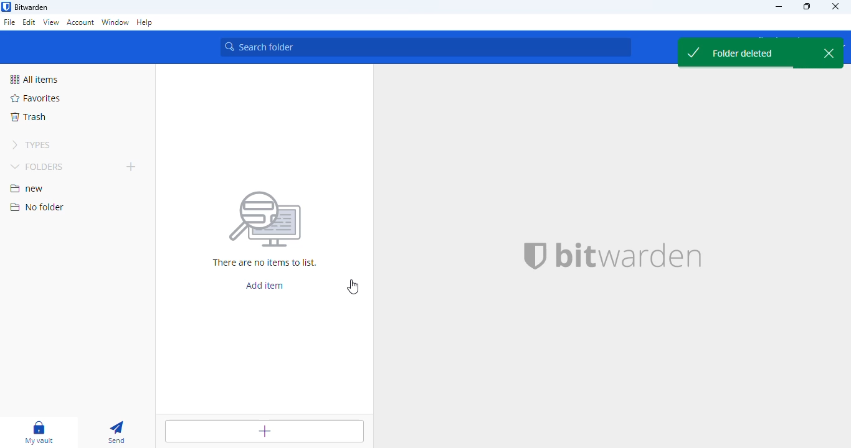 The width and height of the screenshot is (851, 448). I want to click on cursor, so click(353, 287).